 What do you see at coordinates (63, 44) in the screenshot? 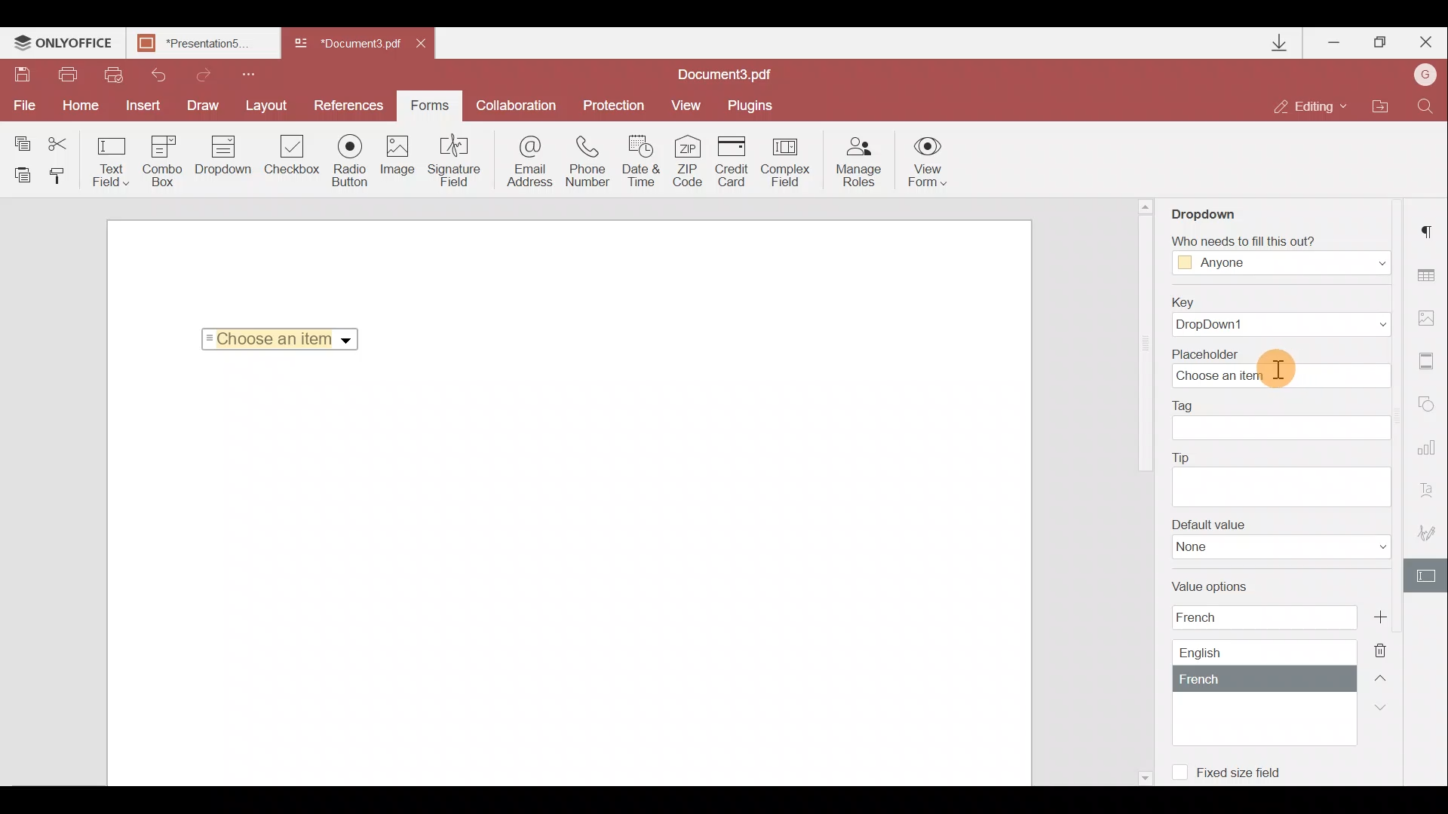
I see `ONLYOFFICE` at bounding box center [63, 44].